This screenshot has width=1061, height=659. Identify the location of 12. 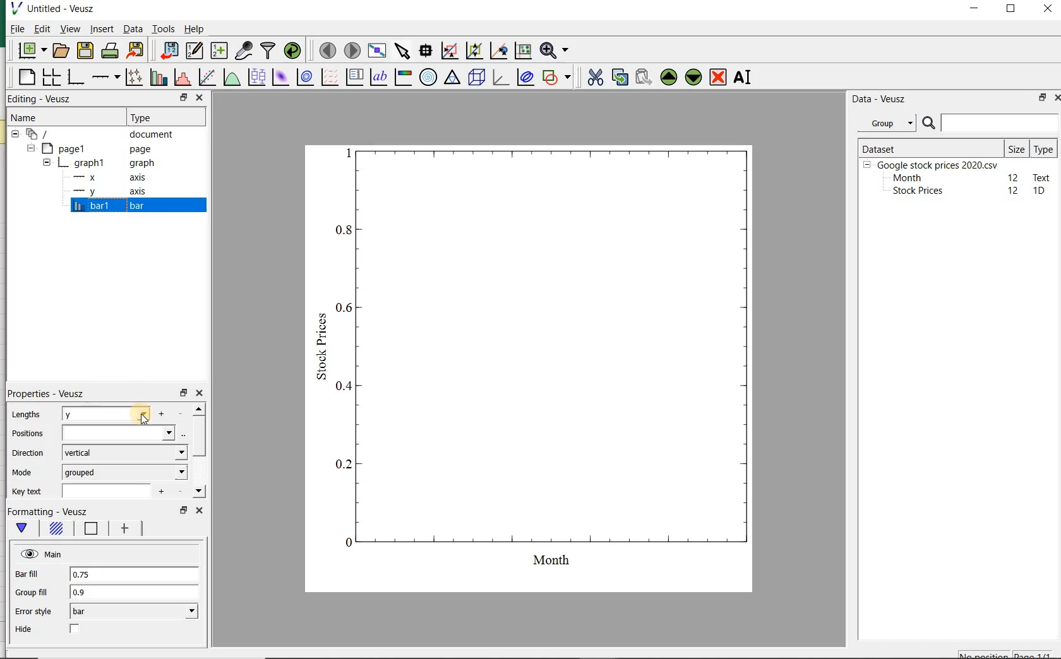
(1014, 191).